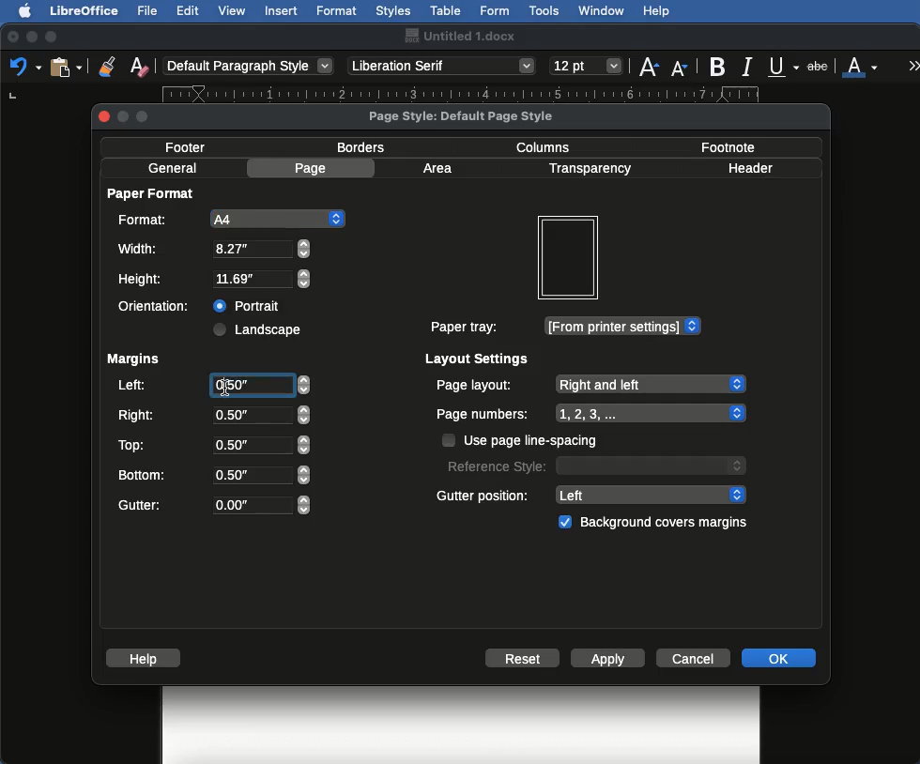 Image resolution: width=920 pixels, height=764 pixels. Describe the element at coordinates (66, 66) in the screenshot. I see `Clipboard` at that location.